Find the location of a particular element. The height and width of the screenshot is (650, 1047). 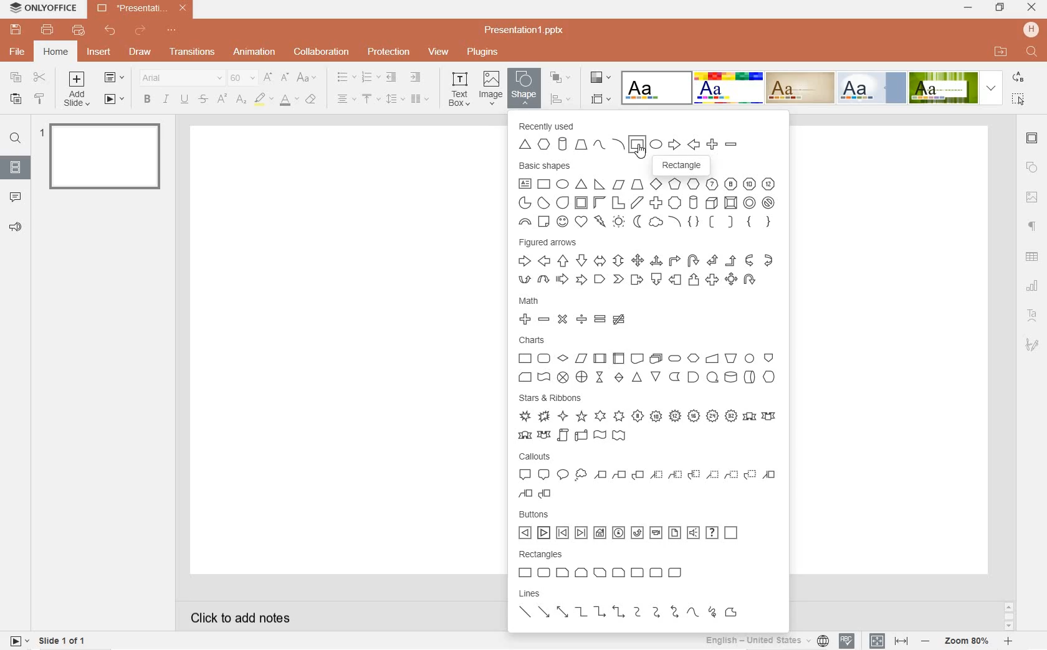

Preparation is located at coordinates (693, 359).